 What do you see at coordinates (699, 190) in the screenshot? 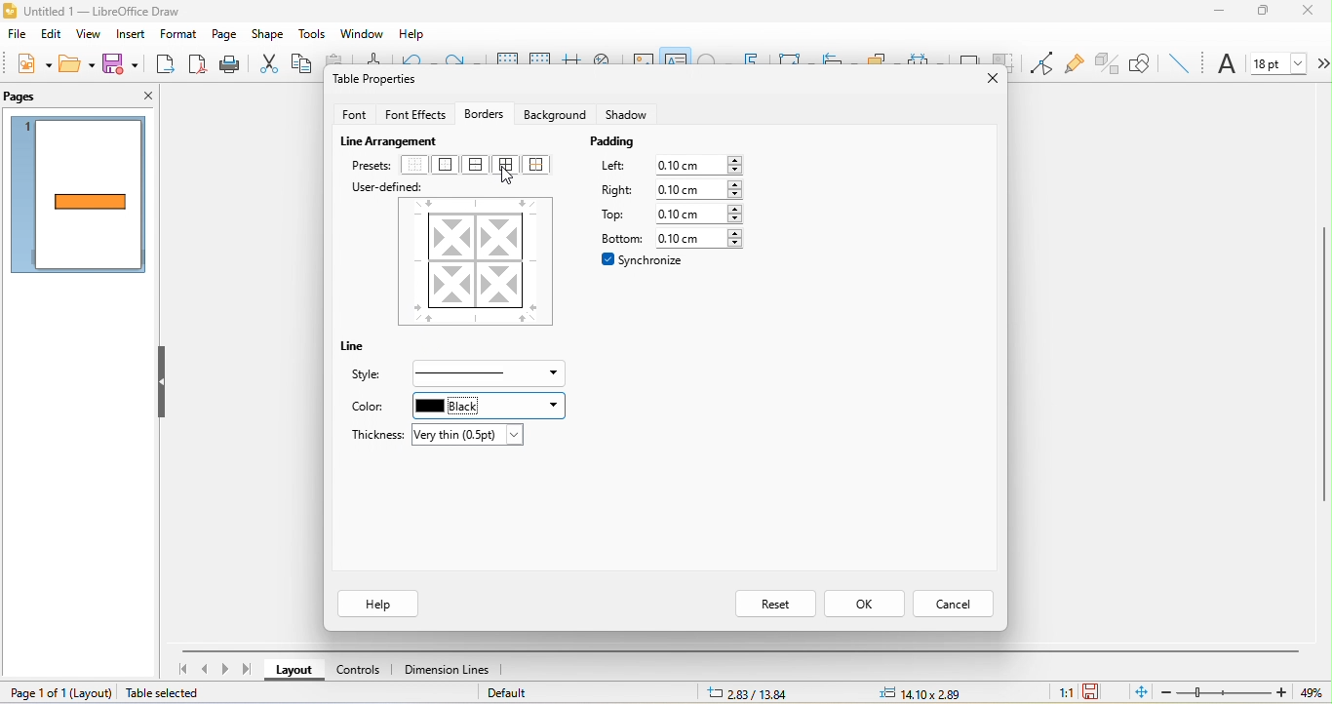
I see `0.10 cm` at bounding box center [699, 190].